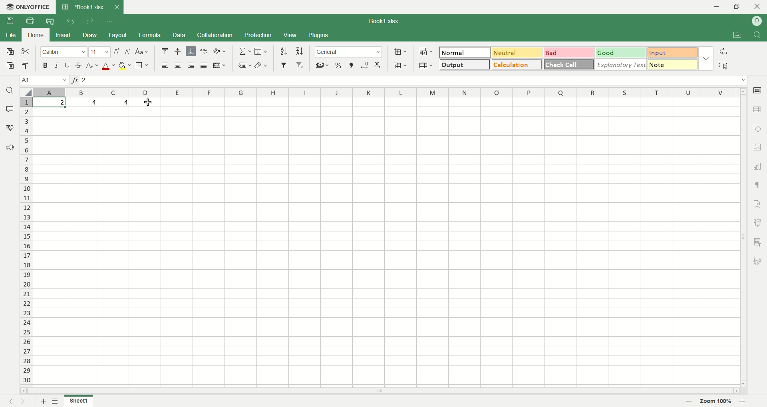 The height and width of the screenshot is (407, 767). Describe the element at coordinates (518, 52) in the screenshot. I see `neutral` at that location.